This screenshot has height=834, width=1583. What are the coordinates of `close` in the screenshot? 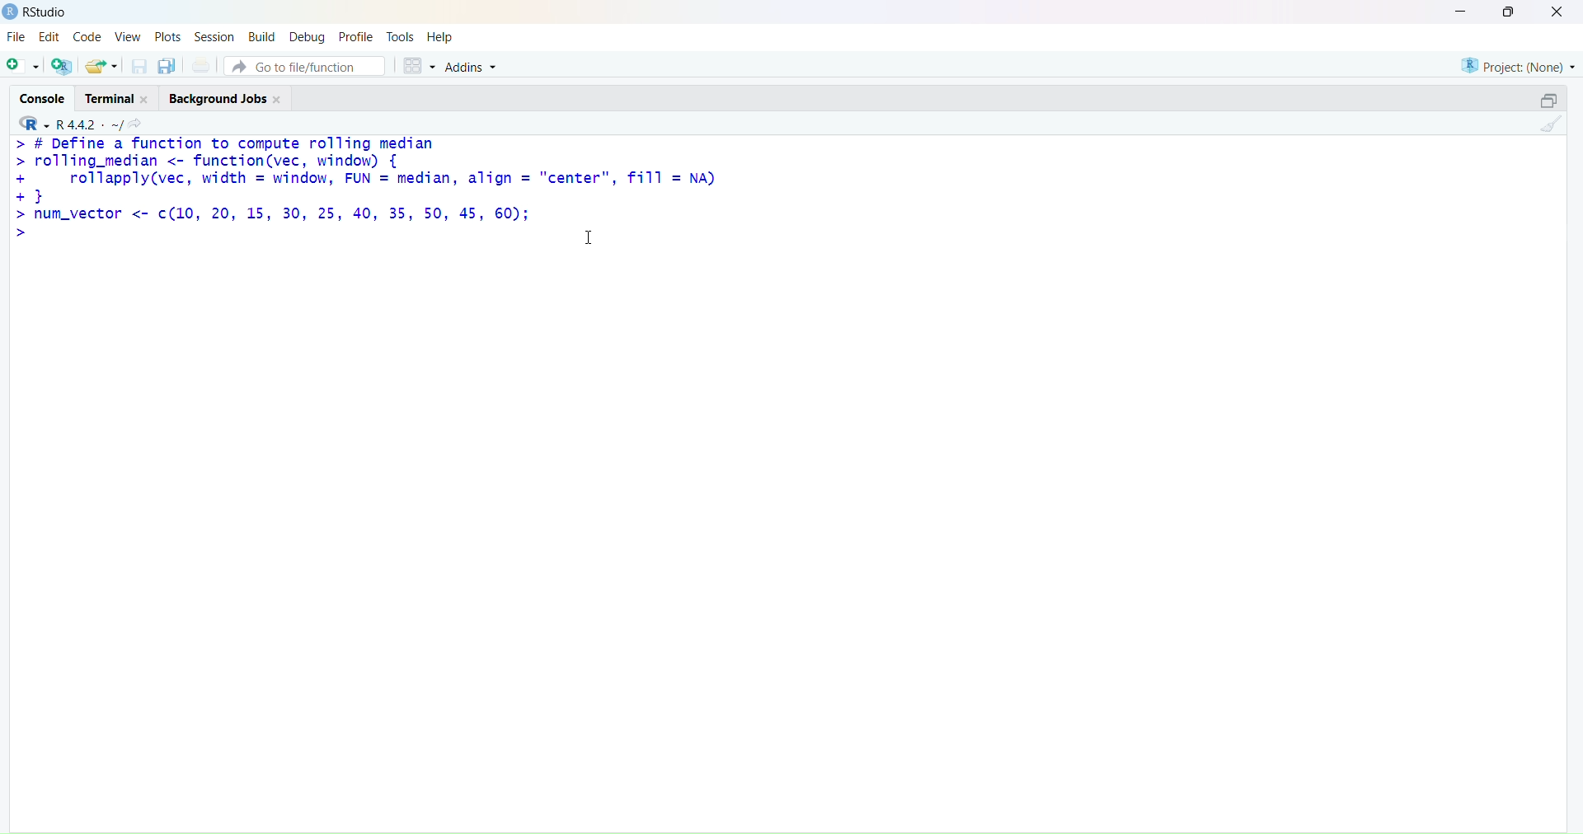 It's located at (143, 100).